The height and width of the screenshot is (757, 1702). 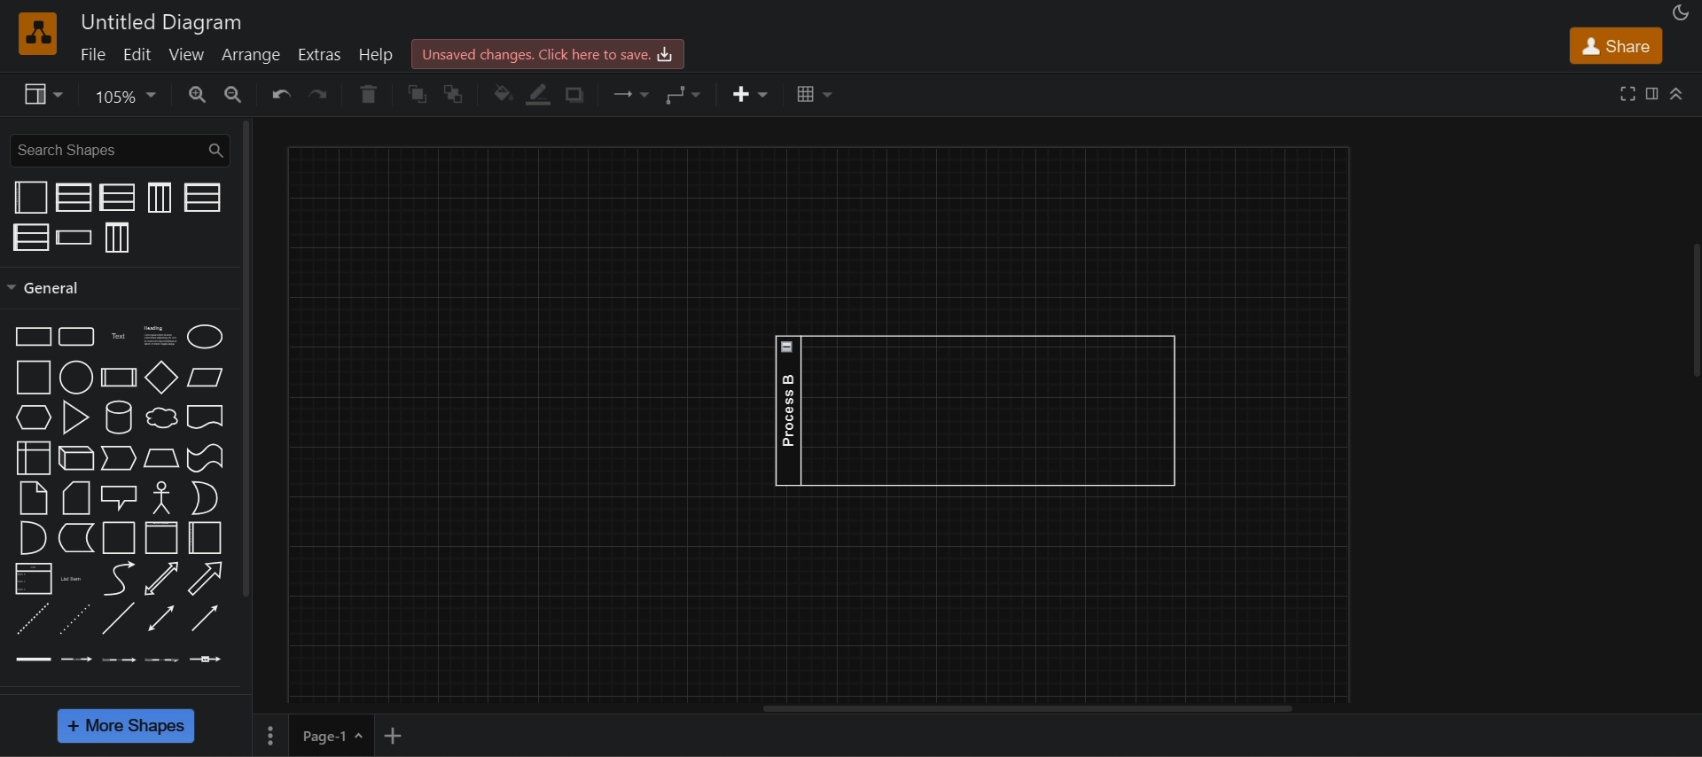 I want to click on diamond, so click(x=161, y=377).